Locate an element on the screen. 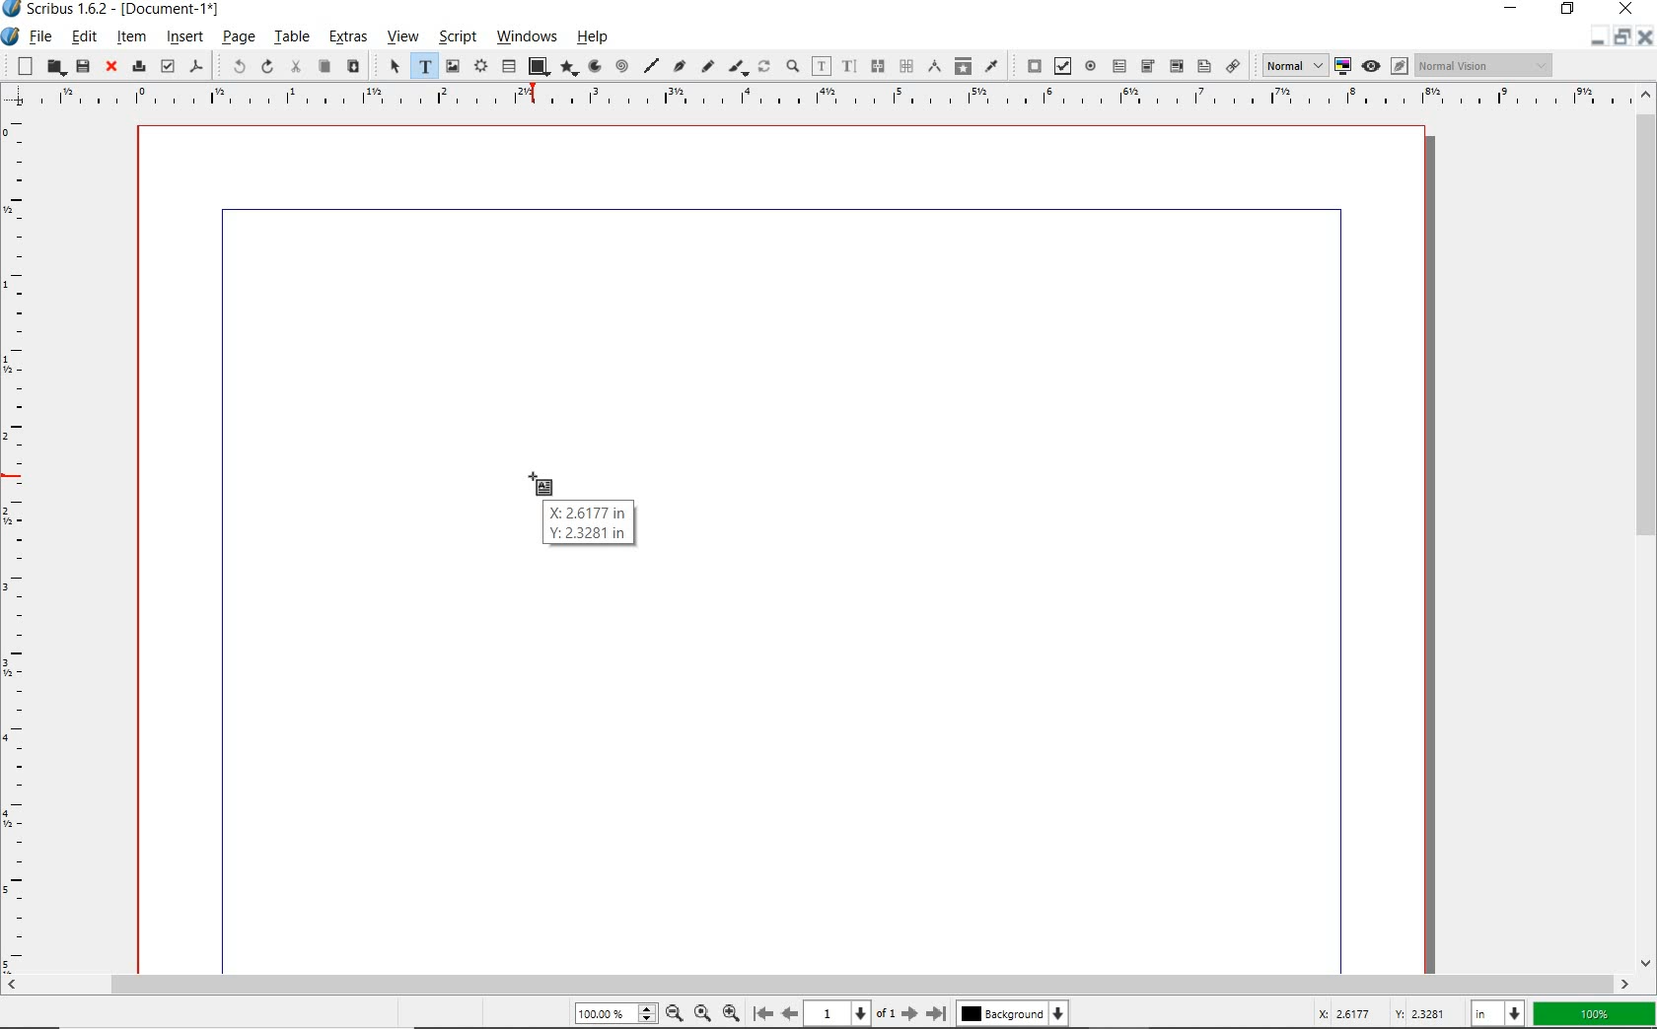  X: 2.6166 in Y: 2.3281 in is located at coordinates (589, 525).